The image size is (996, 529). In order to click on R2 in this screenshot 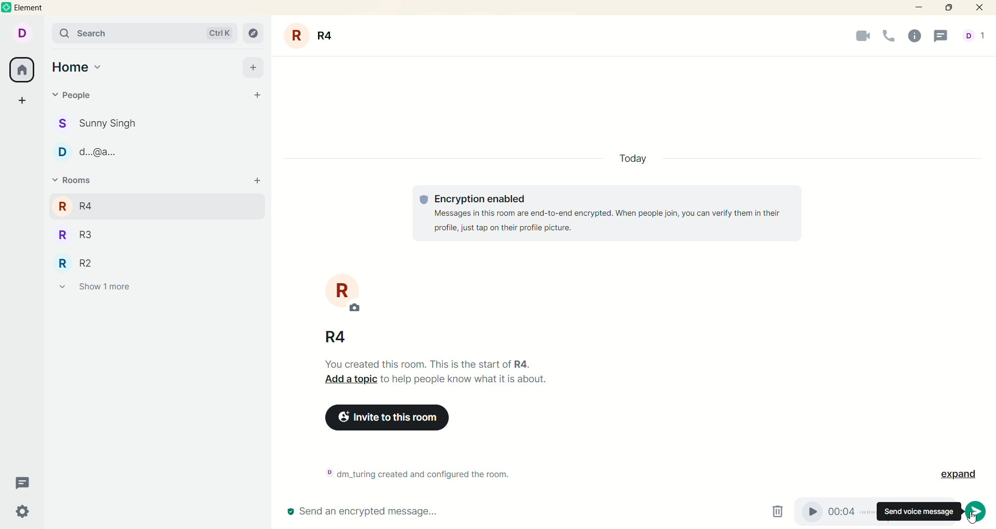, I will do `click(88, 262)`.